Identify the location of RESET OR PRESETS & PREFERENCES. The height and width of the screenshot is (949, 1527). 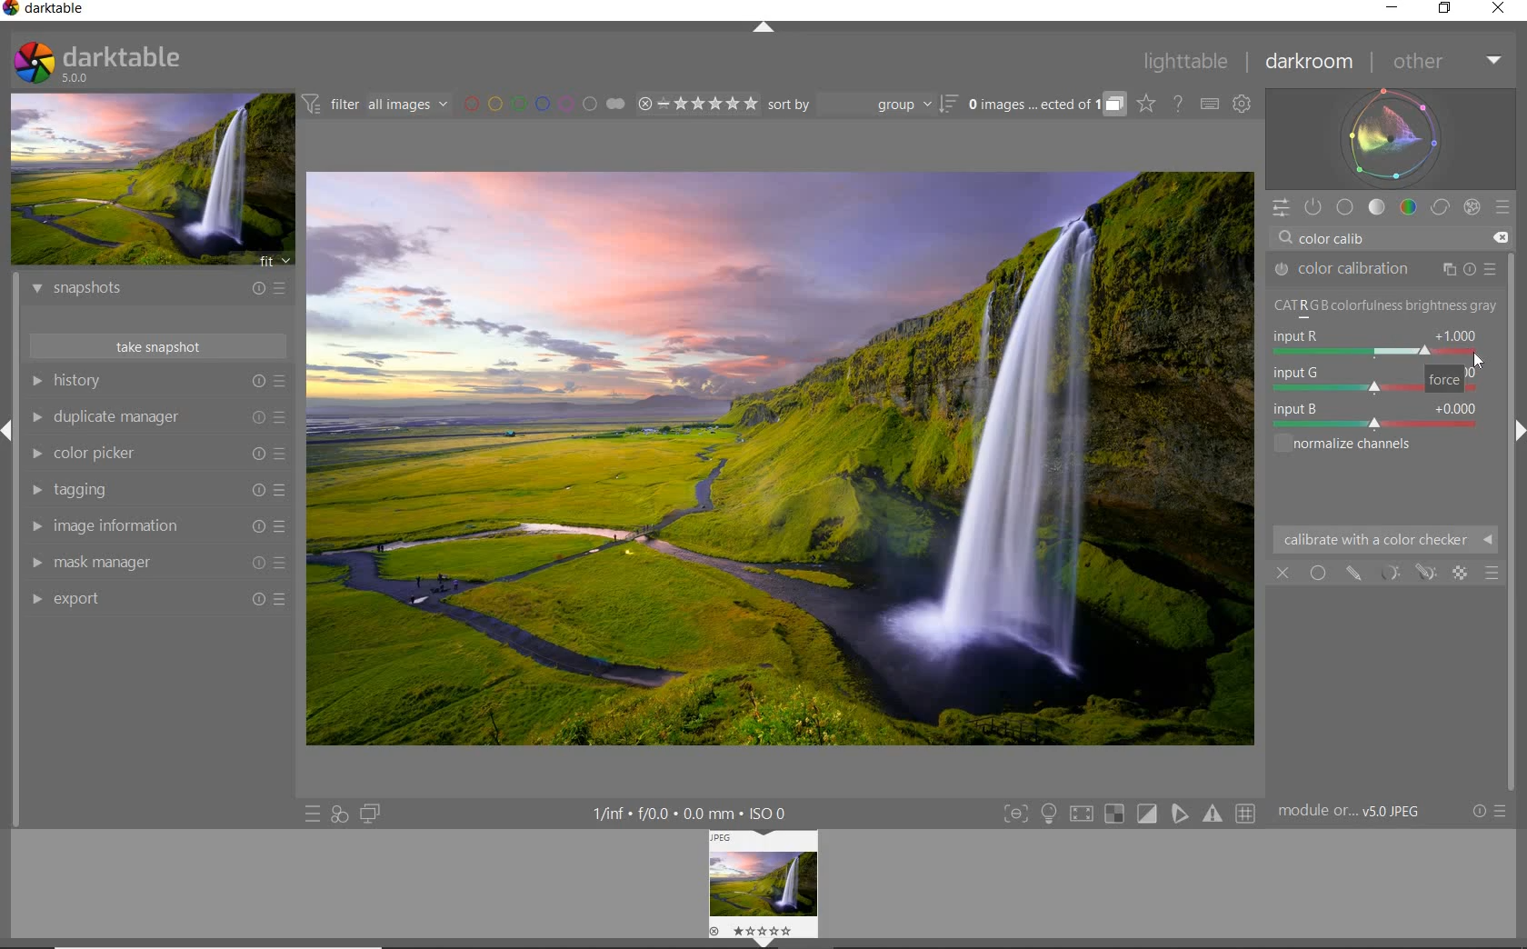
(1489, 813).